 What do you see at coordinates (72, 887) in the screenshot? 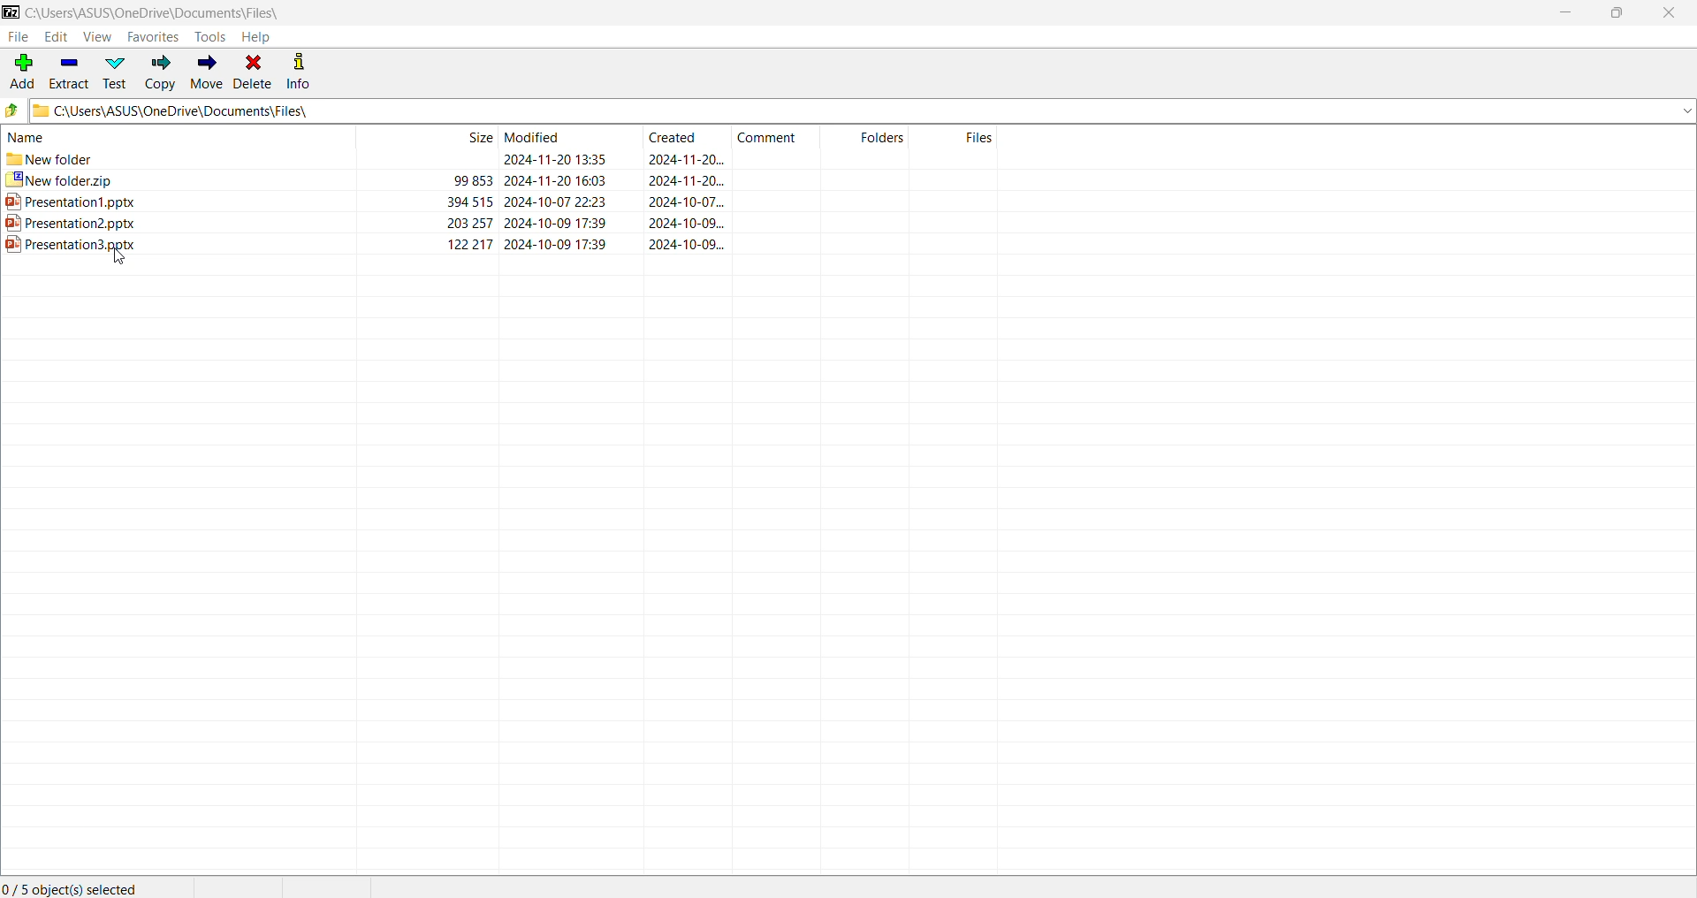
I see `Current Selection` at bounding box center [72, 887].